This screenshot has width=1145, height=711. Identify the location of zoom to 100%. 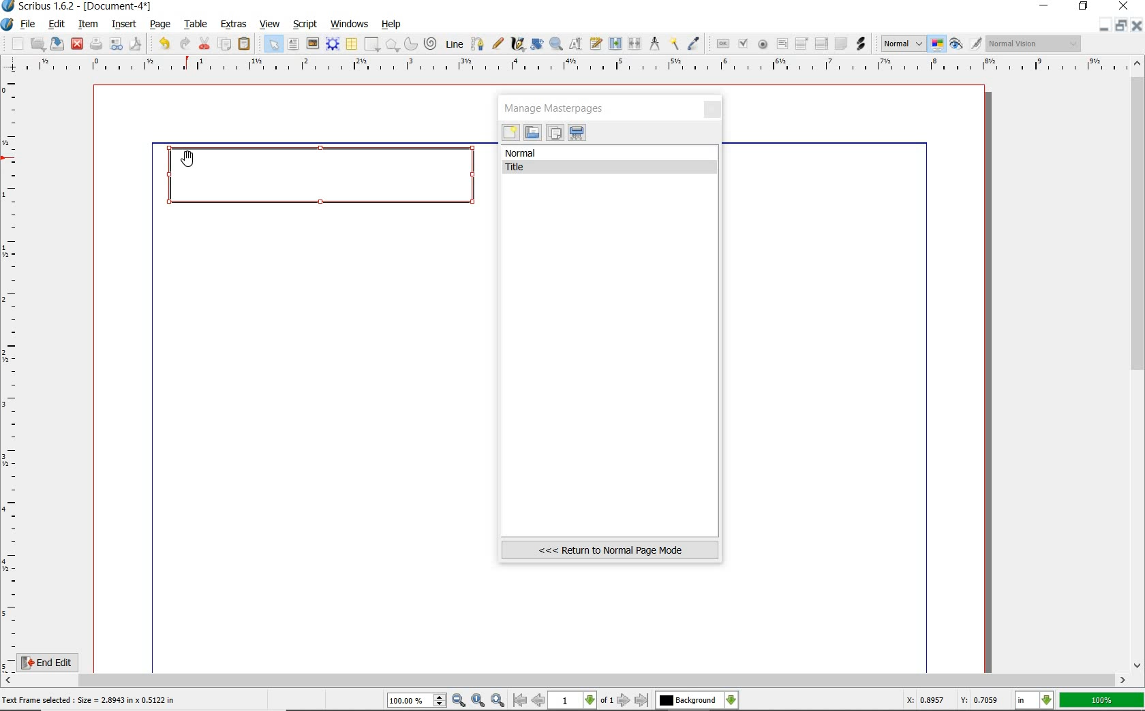
(479, 701).